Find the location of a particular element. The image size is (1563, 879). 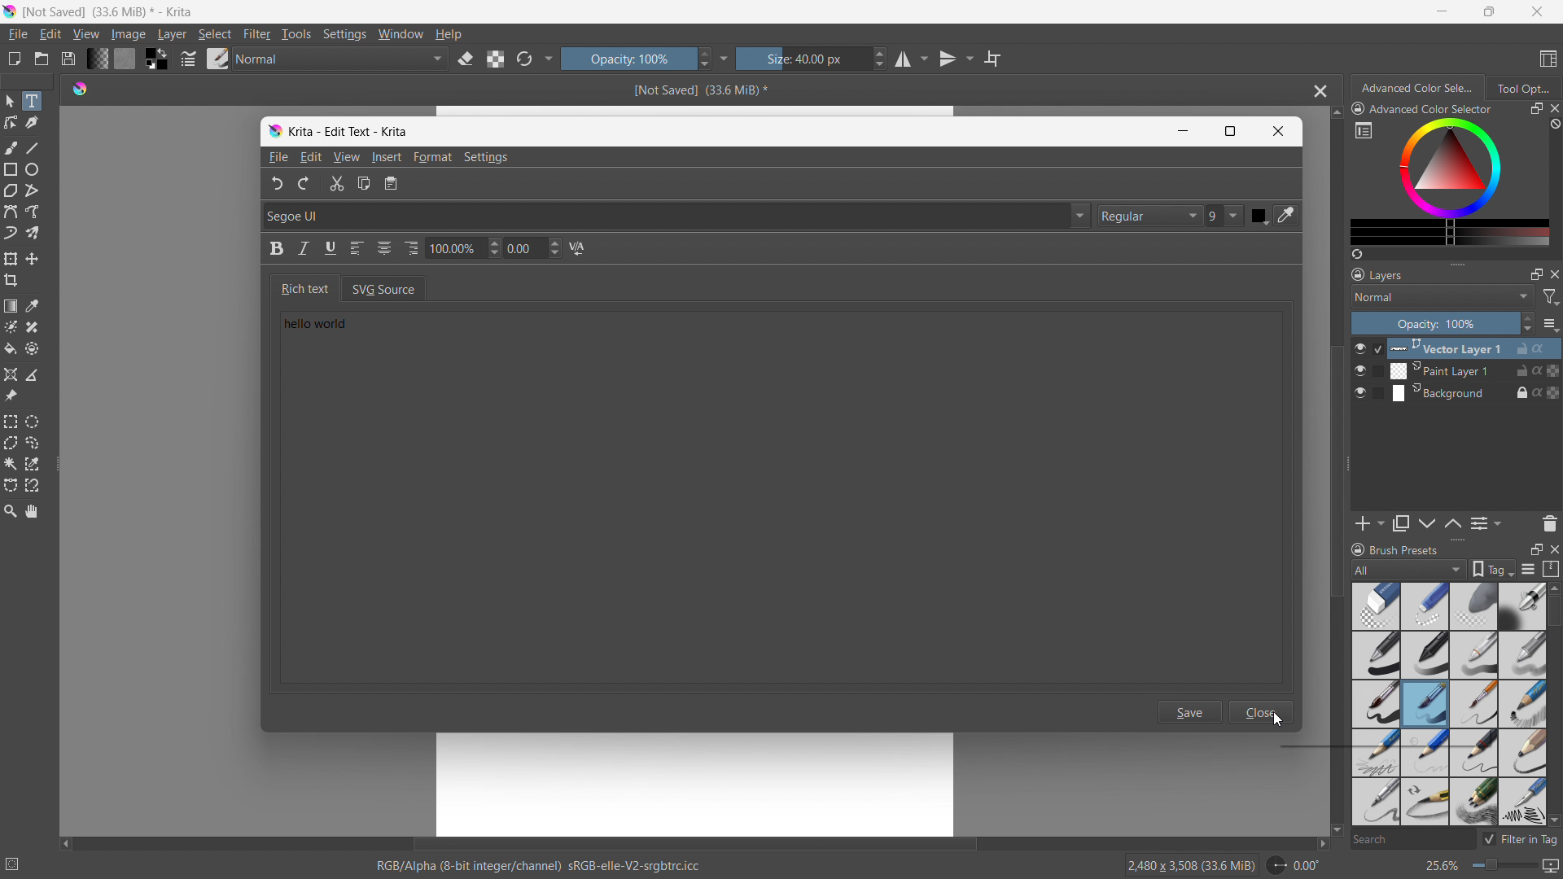

move layer down is located at coordinates (1452, 523).